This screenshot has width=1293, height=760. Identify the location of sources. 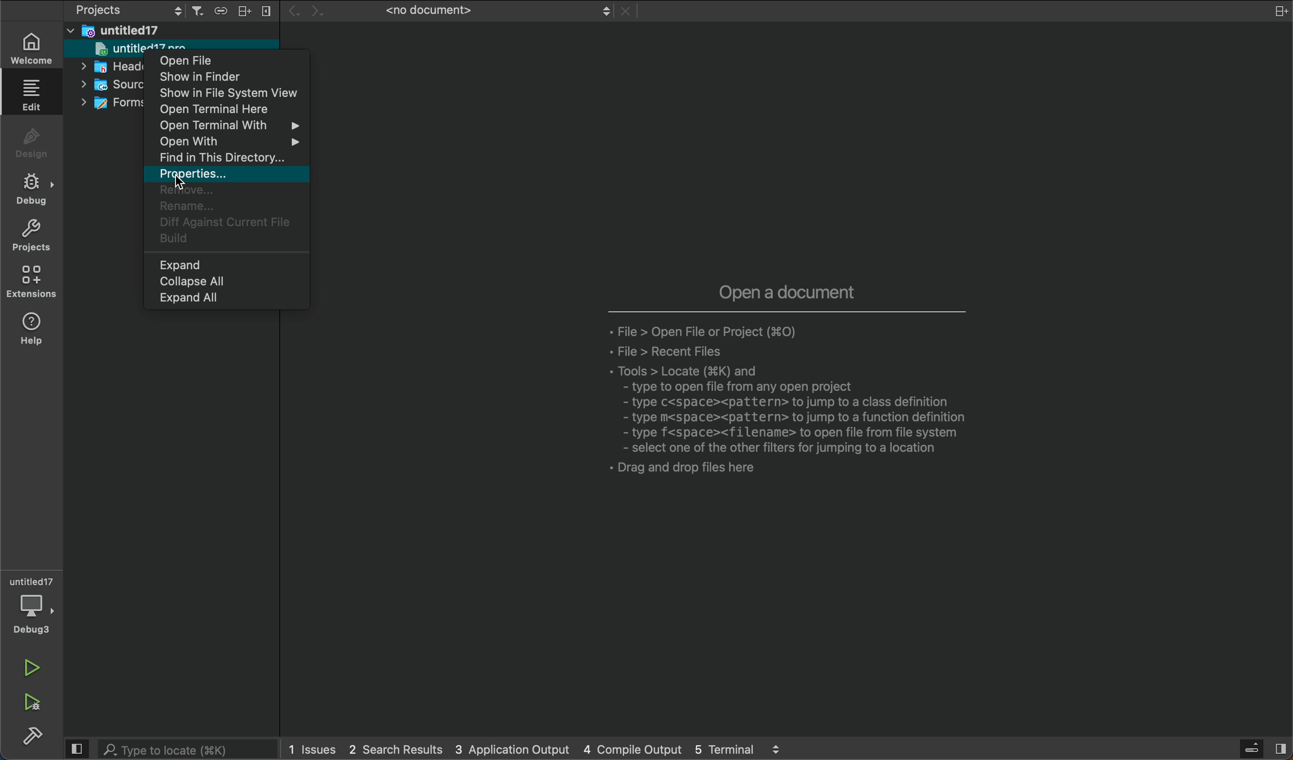
(106, 84).